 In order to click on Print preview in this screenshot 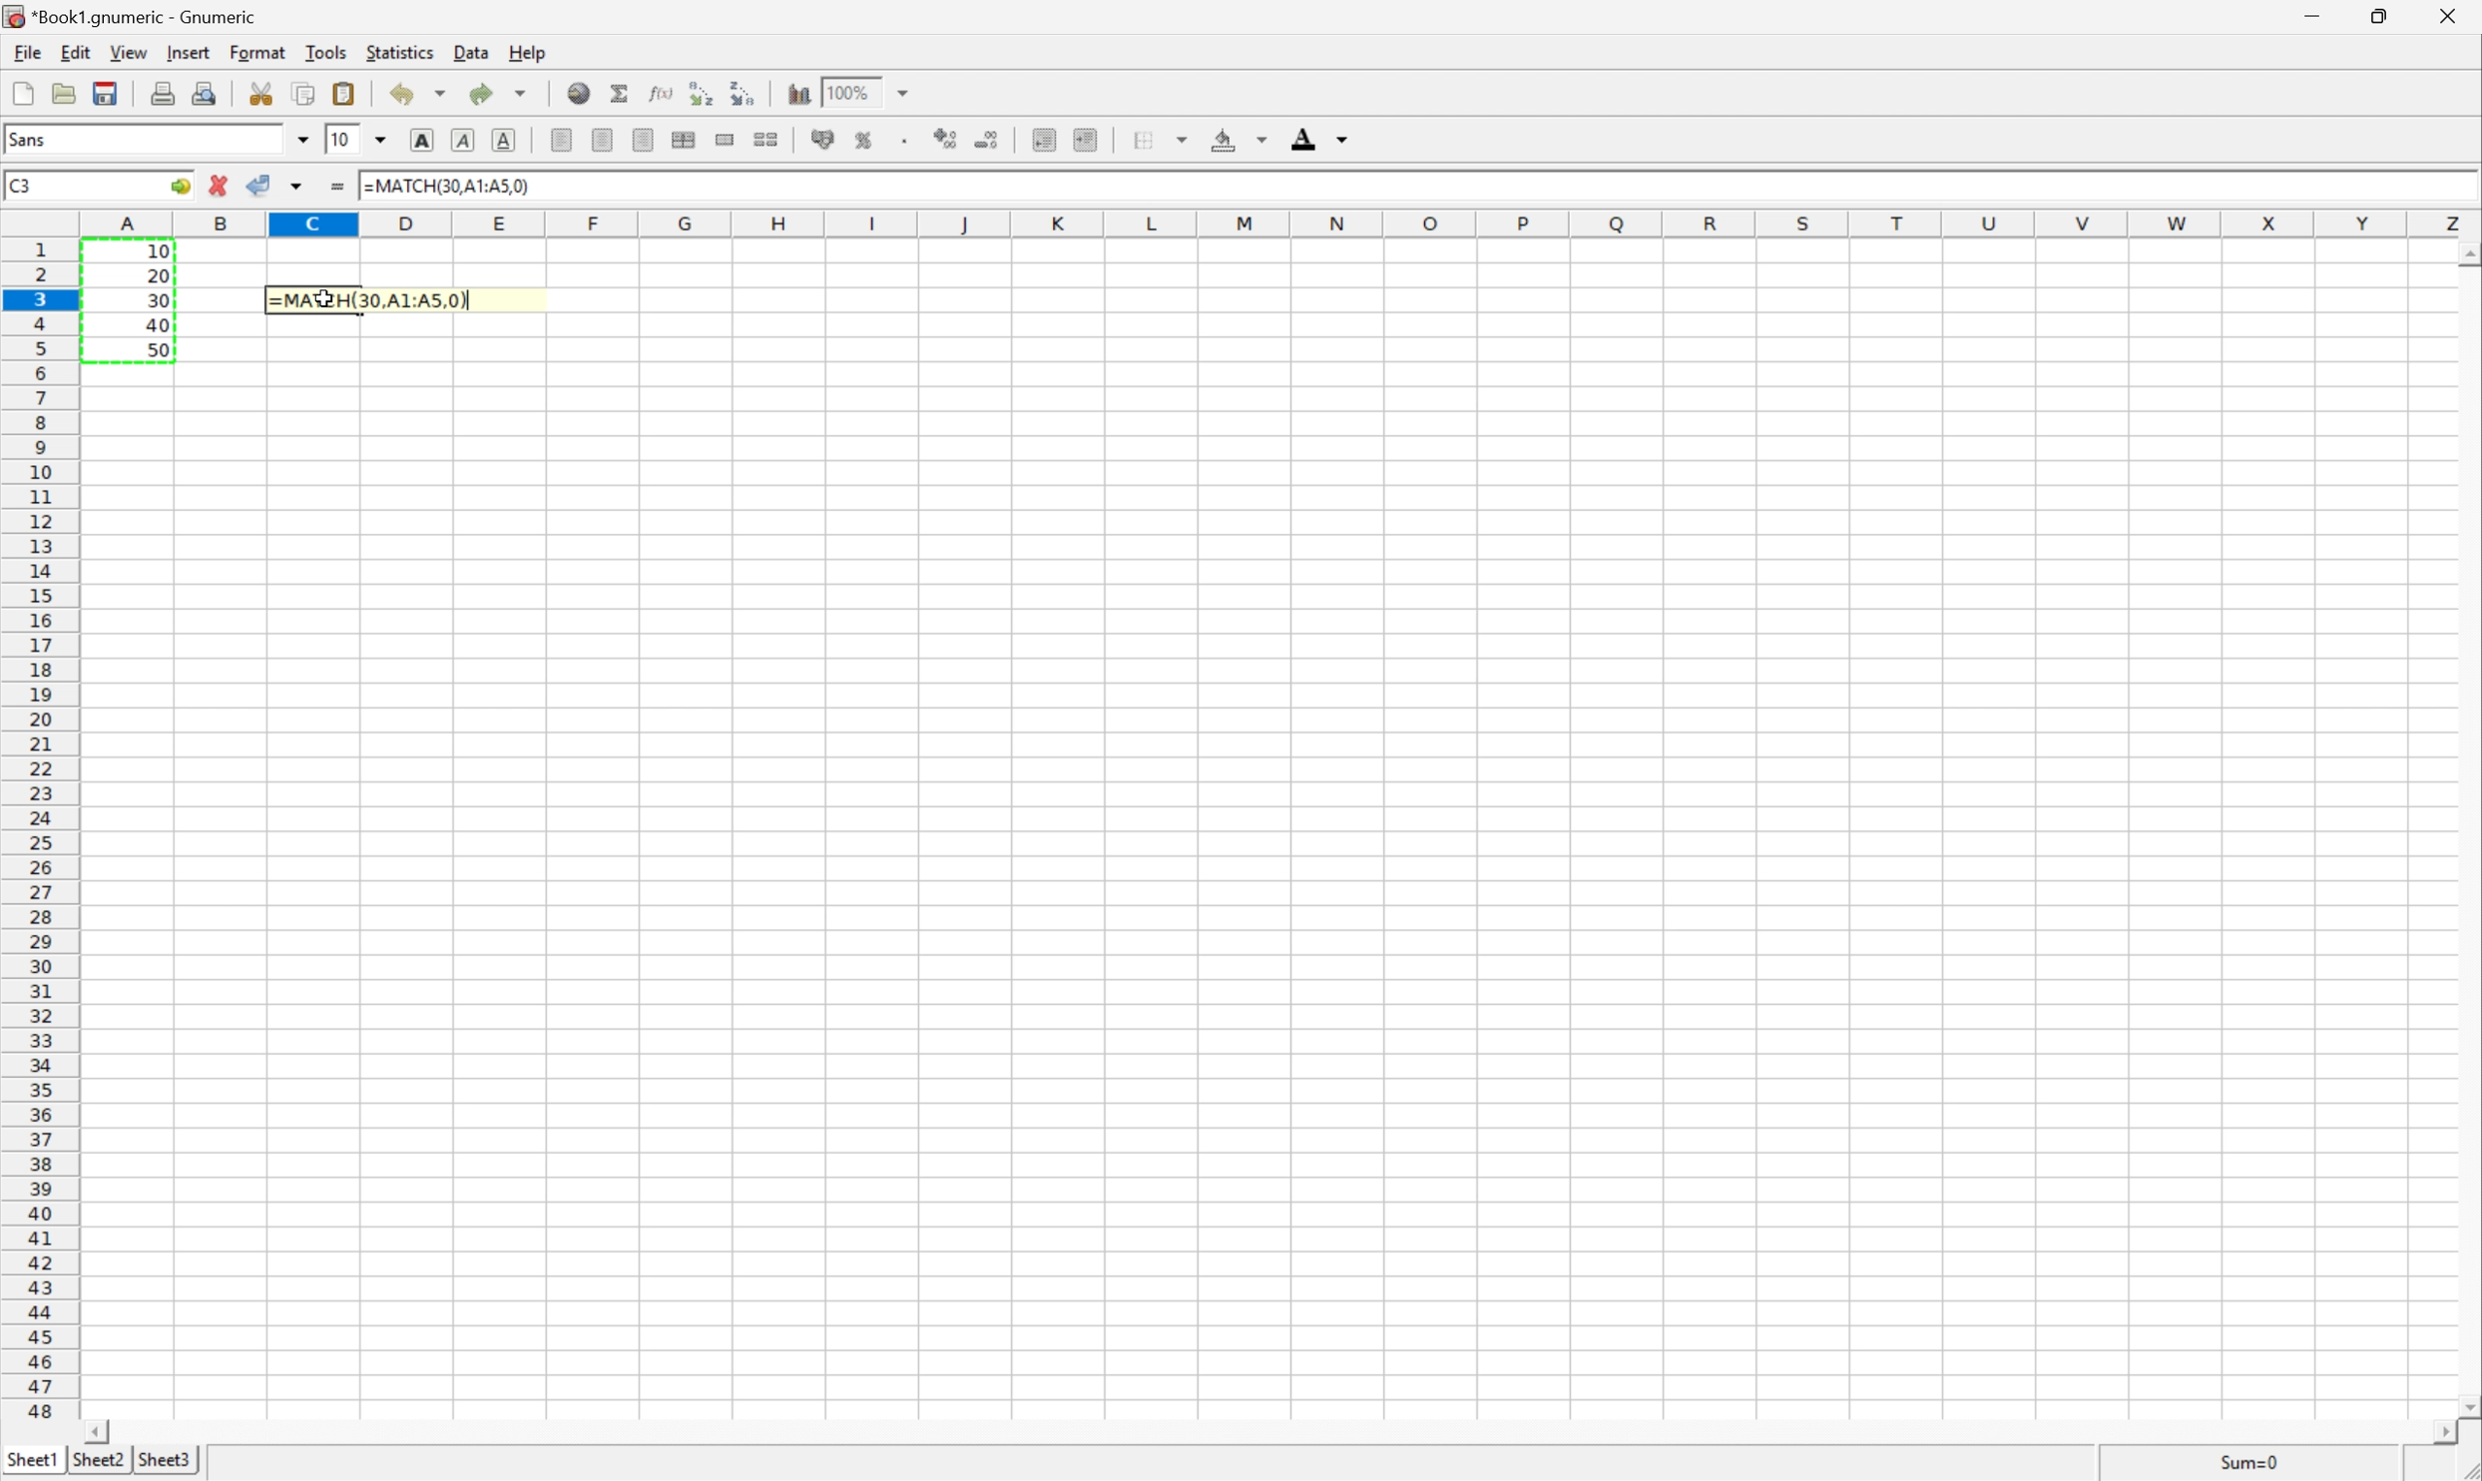, I will do `click(210, 92)`.